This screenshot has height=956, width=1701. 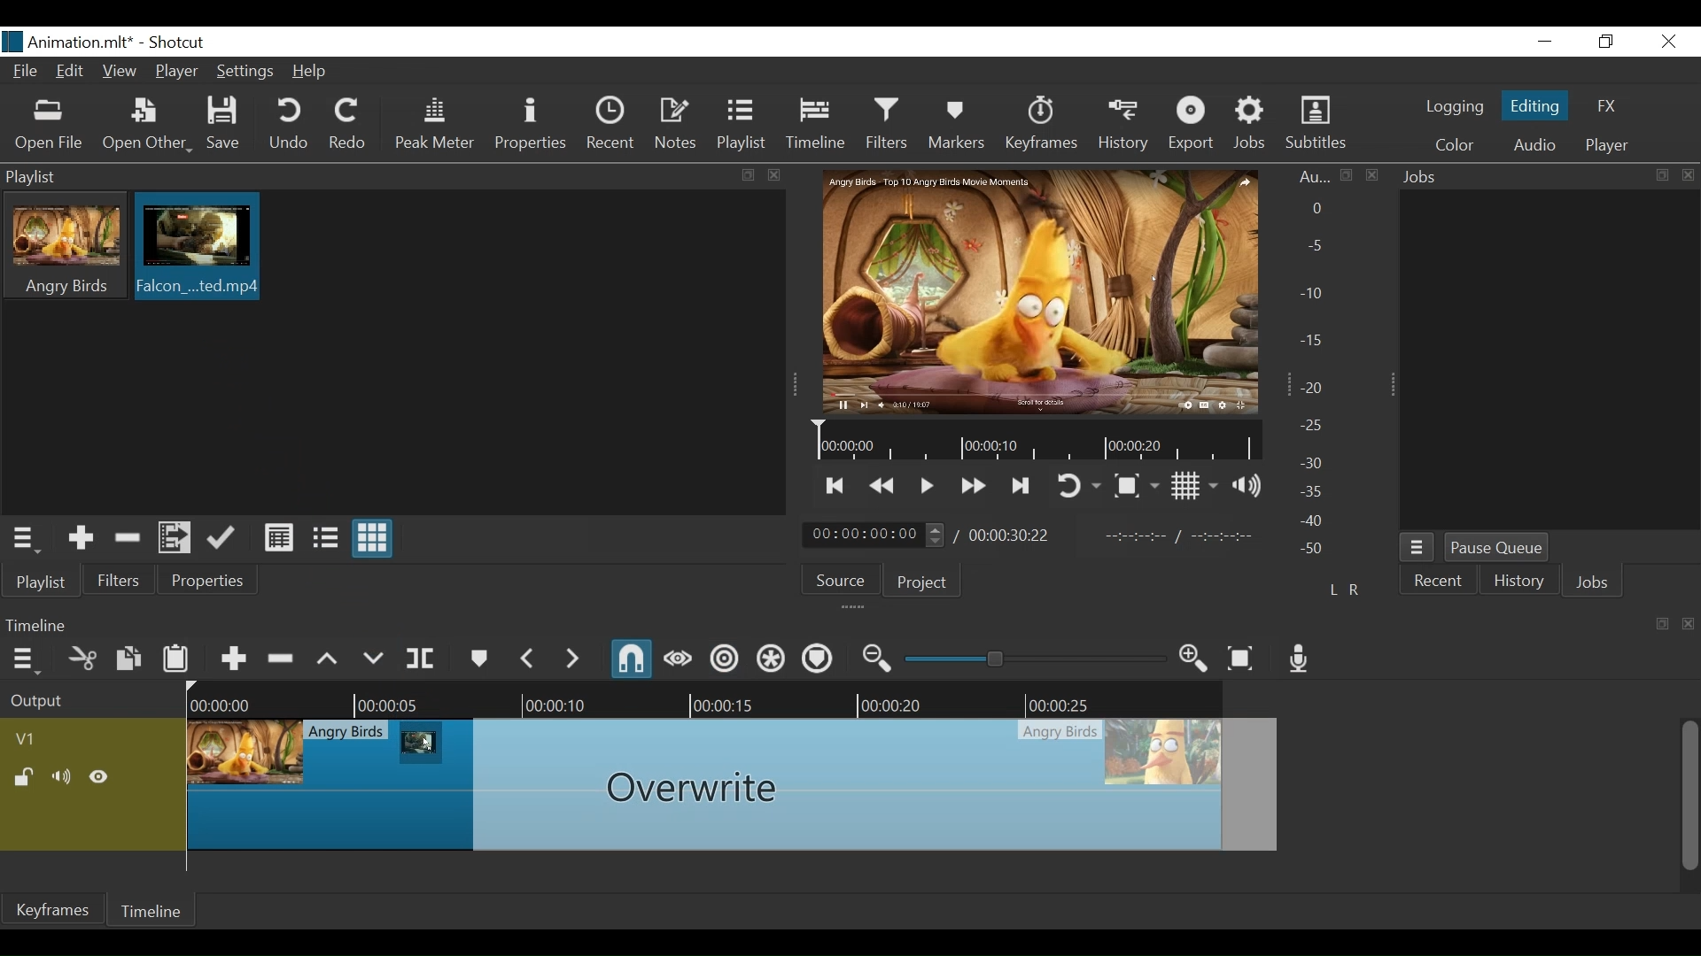 What do you see at coordinates (373, 655) in the screenshot?
I see `Overwrite` at bounding box center [373, 655].